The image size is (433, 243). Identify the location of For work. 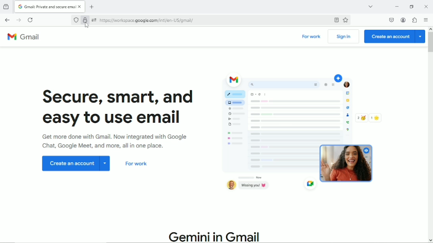
(312, 37).